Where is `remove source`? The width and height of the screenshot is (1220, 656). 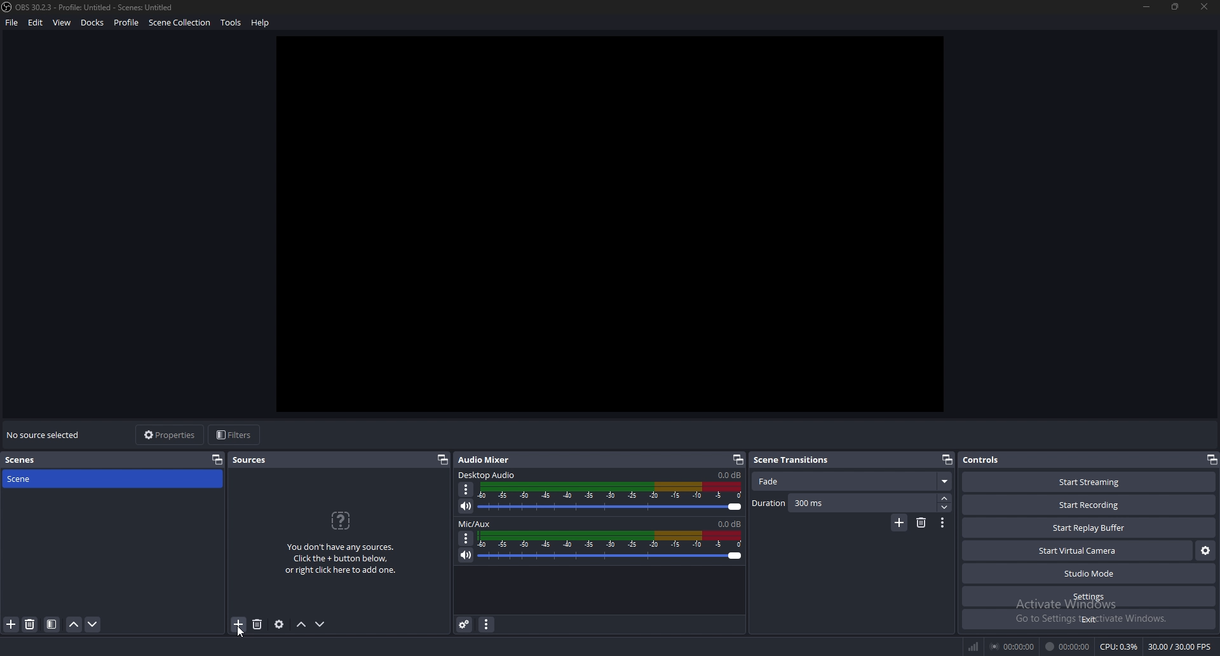
remove source is located at coordinates (258, 624).